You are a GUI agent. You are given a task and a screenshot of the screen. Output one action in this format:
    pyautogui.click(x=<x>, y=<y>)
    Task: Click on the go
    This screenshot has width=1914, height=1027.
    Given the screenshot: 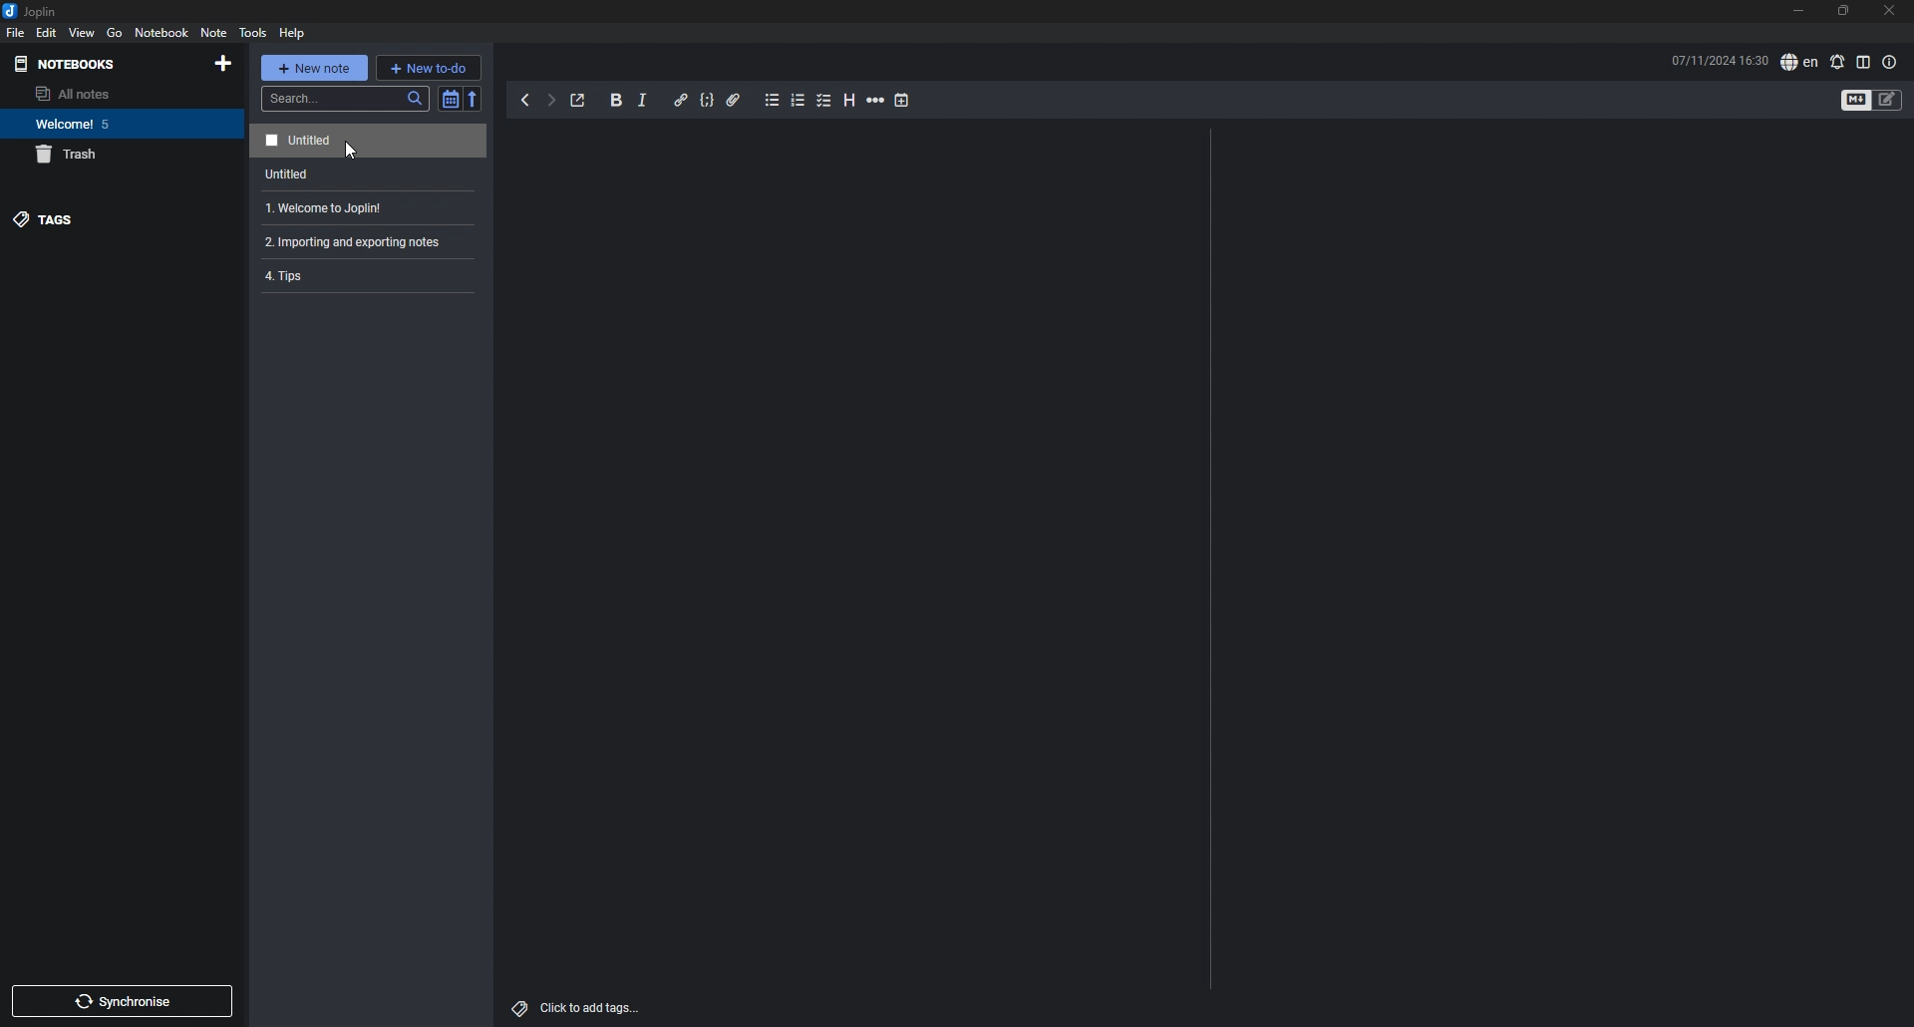 What is the action you would take?
    pyautogui.click(x=115, y=32)
    